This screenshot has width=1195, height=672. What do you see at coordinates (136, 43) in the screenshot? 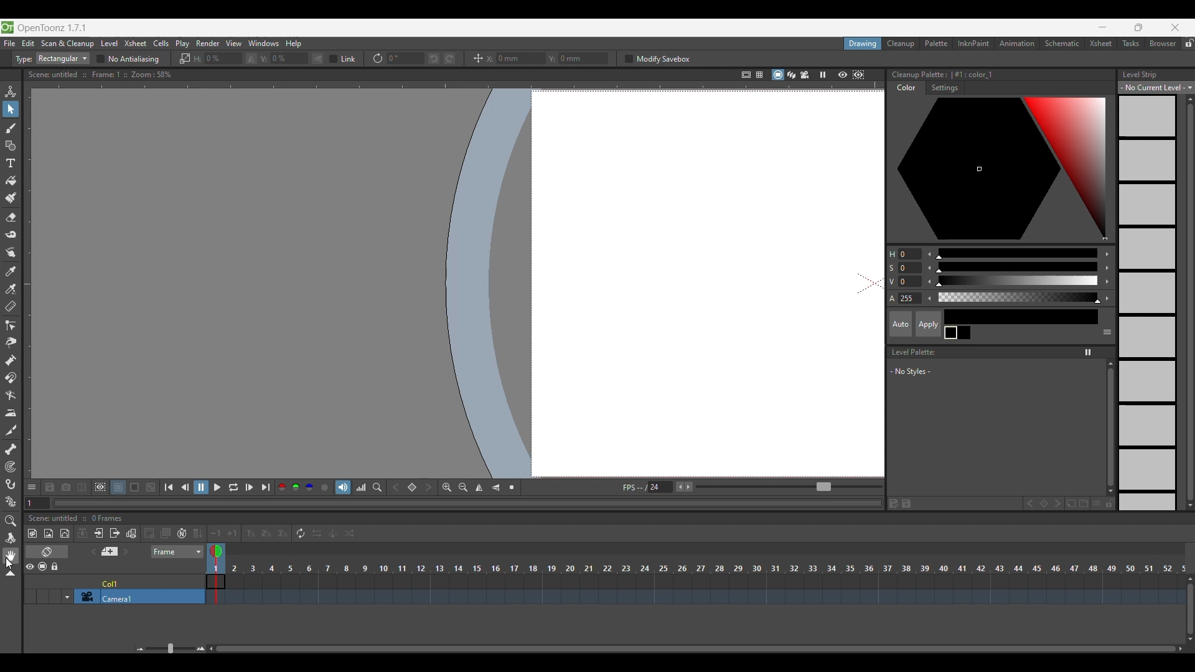
I see `Xsheet` at bounding box center [136, 43].